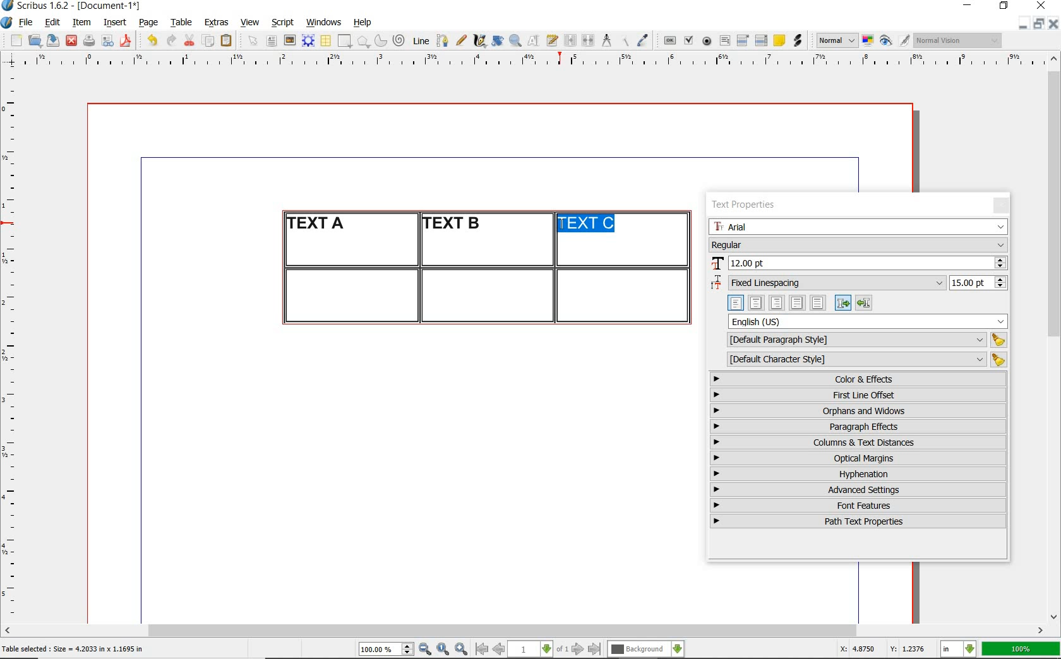 This screenshot has width=1061, height=659. What do you see at coordinates (859, 395) in the screenshot?
I see `first line offset` at bounding box center [859, 395].